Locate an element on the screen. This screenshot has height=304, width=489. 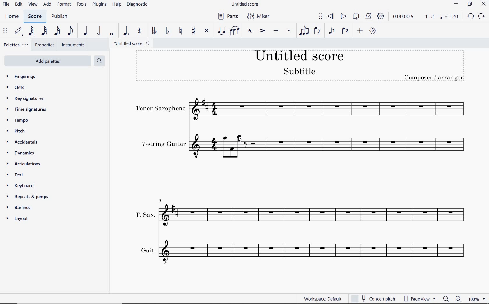
cursor is located at coordinates (240, 137).